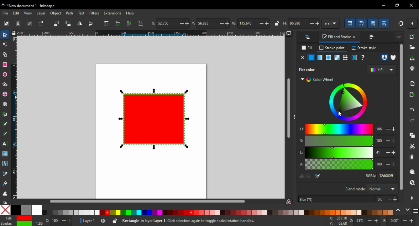  I want to click on blur, so click(337, 199).